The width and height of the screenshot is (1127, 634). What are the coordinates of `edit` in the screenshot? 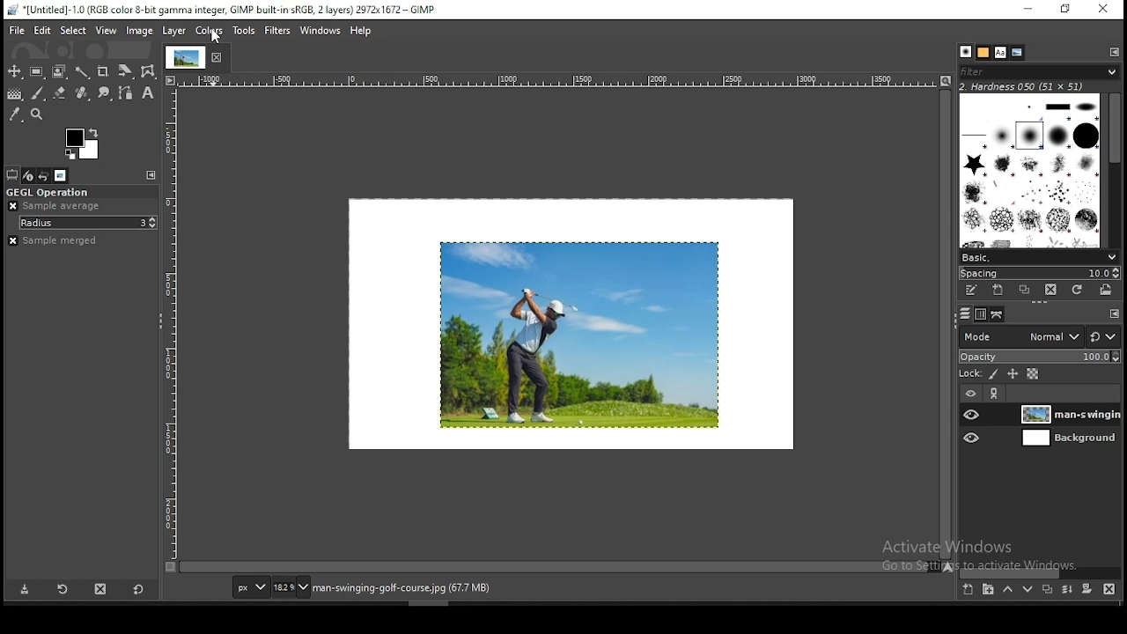 It's located at (42, 30).